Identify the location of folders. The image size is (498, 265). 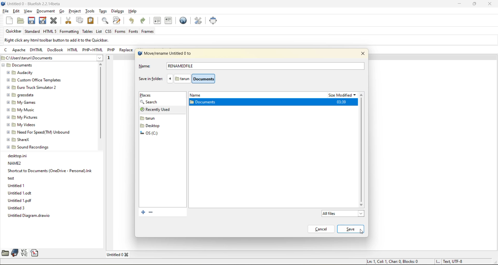
(153, 125).